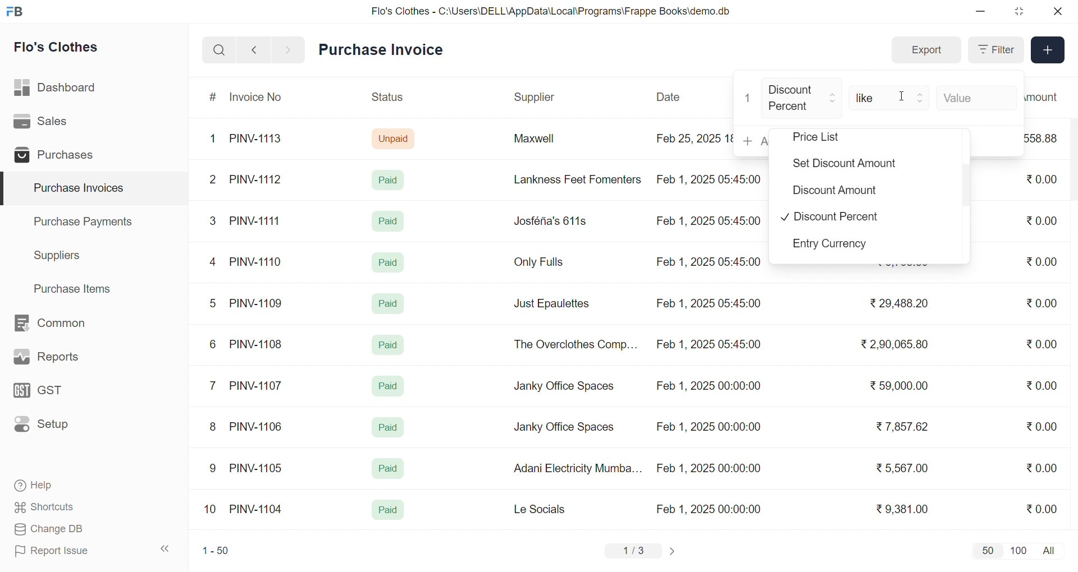  I want to click on collapse sidebar, so click(166, 549).